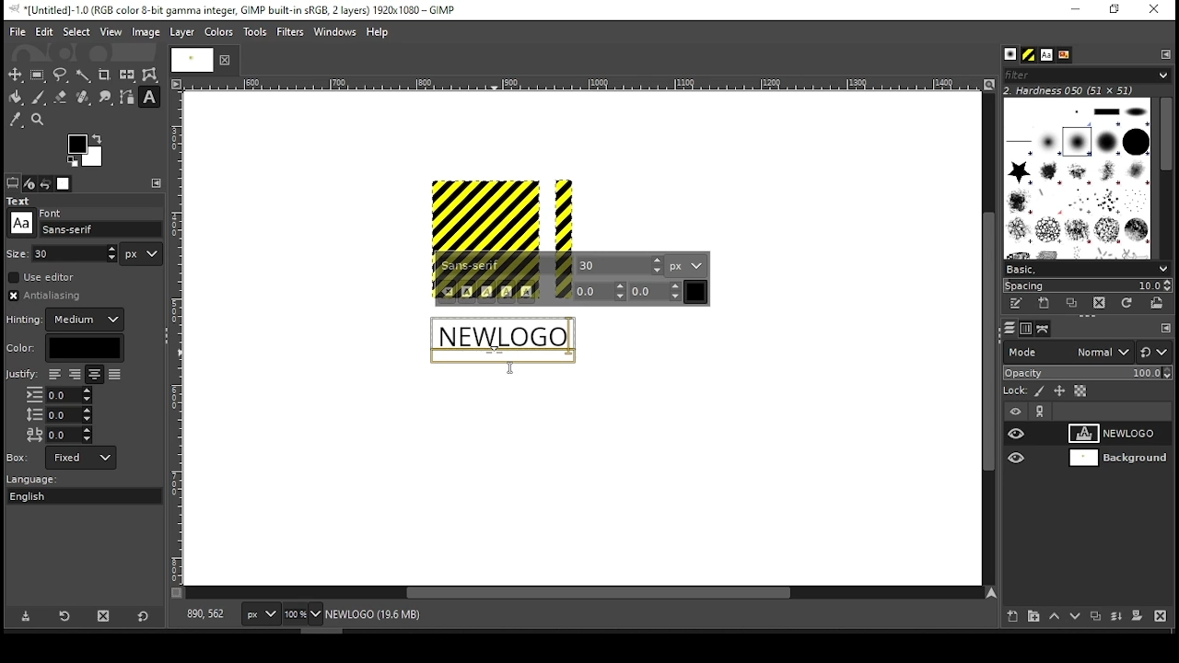  I want to click on , so click(178, 338).